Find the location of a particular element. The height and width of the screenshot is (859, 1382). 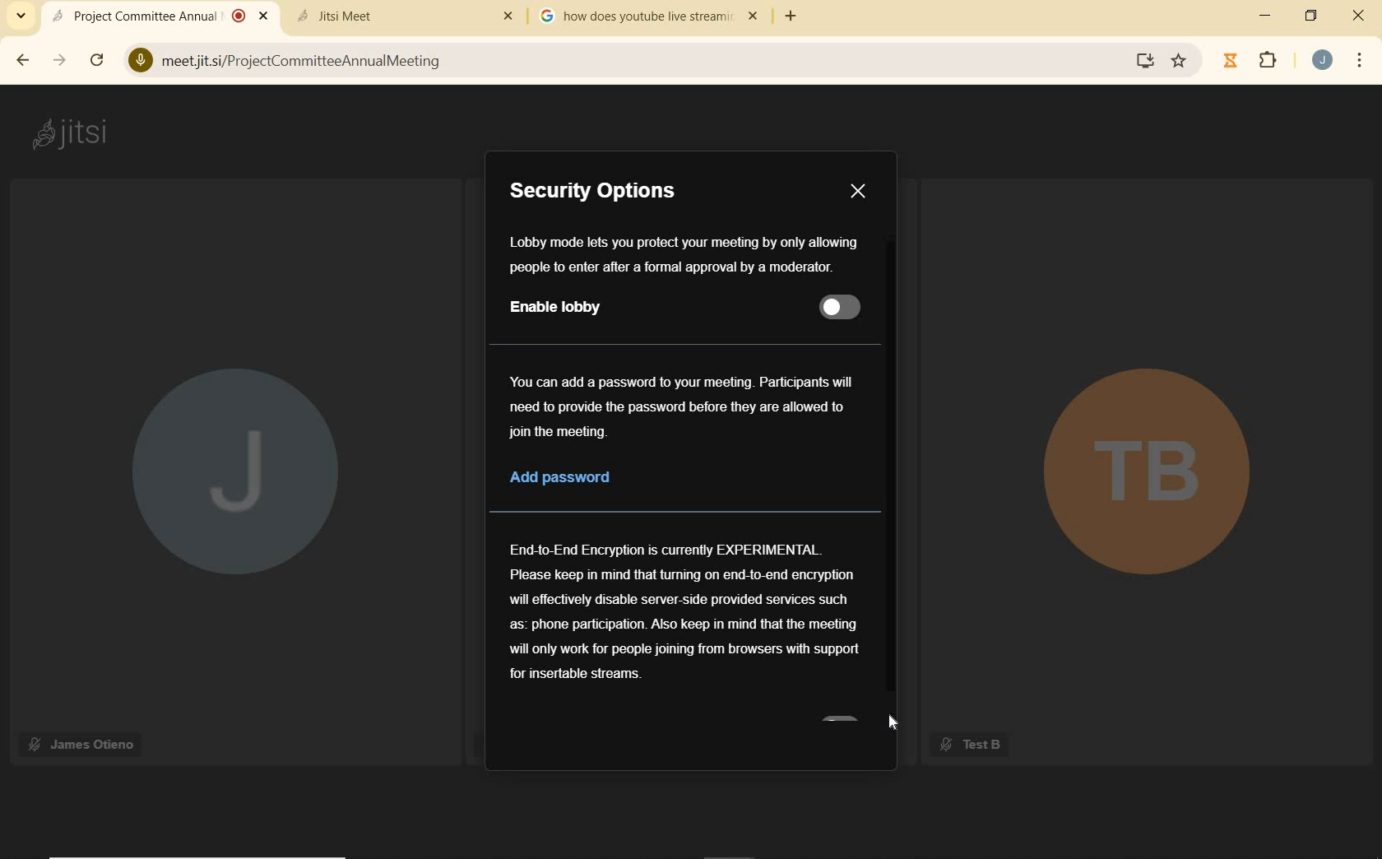

MINIMIZE is located at coordinates (1268, 18).